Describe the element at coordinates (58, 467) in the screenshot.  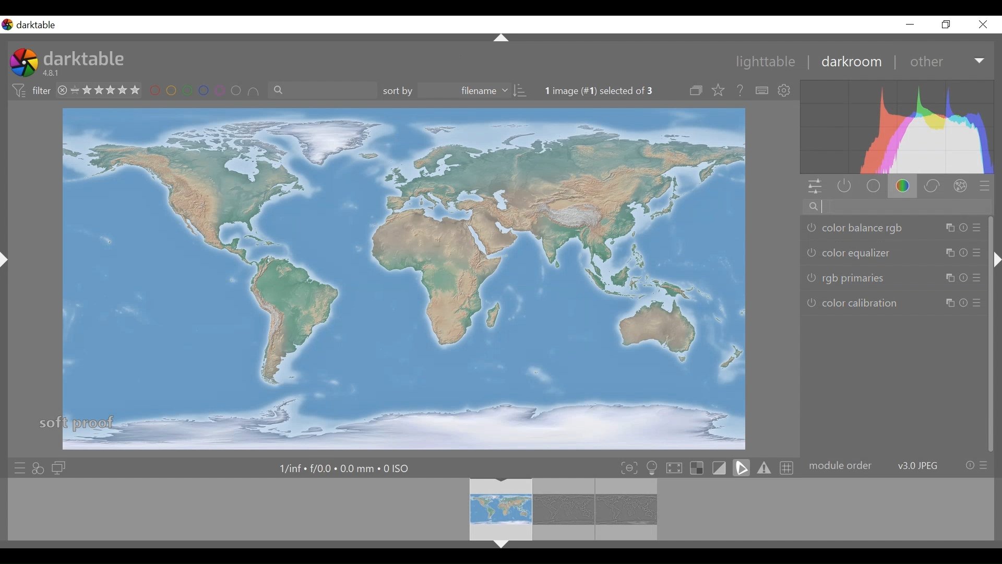
I see `display a second darkroom image` at that location.